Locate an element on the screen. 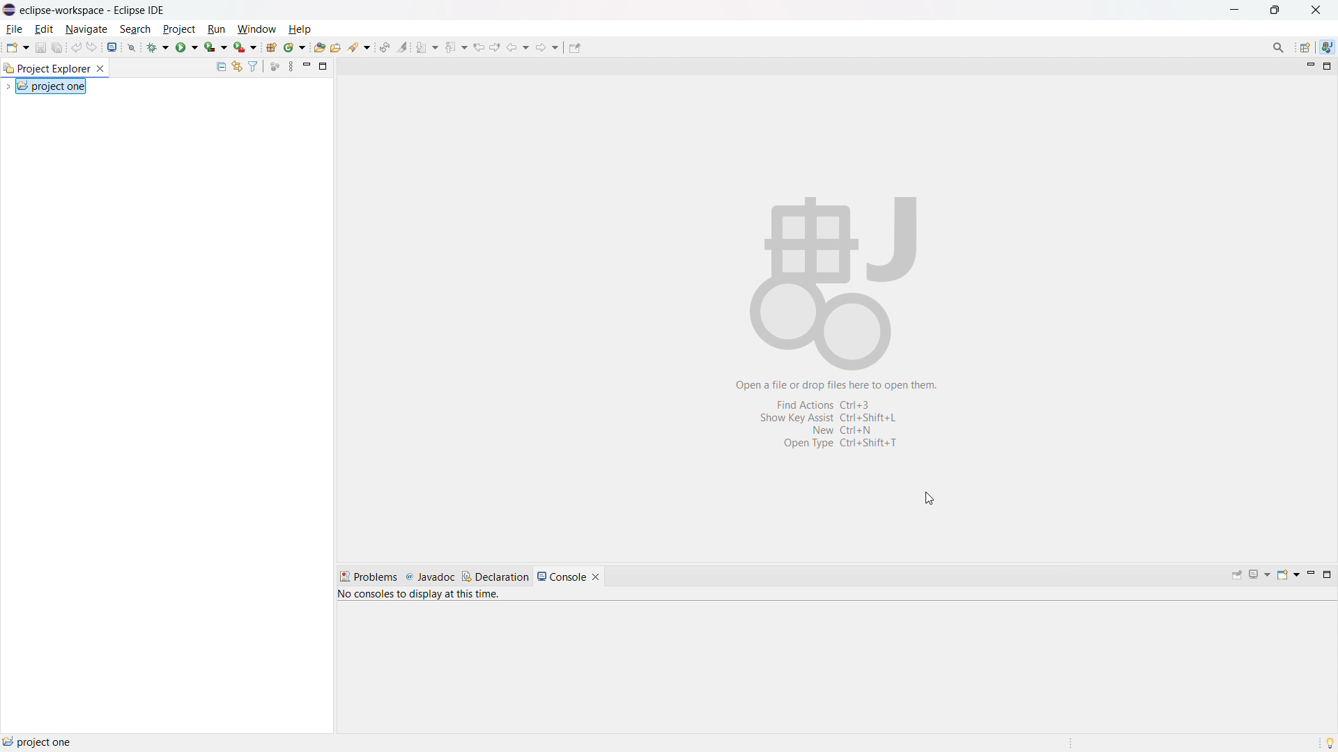 Image resolution: width=1338 pixels, height=752 pixels. open task is located at coordinates (336, 47).